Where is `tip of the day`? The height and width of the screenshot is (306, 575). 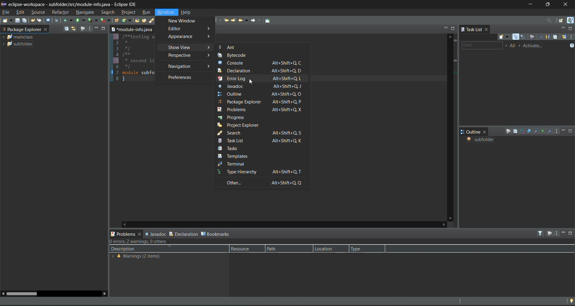 tip of the day is located at coordinates (570, 301).